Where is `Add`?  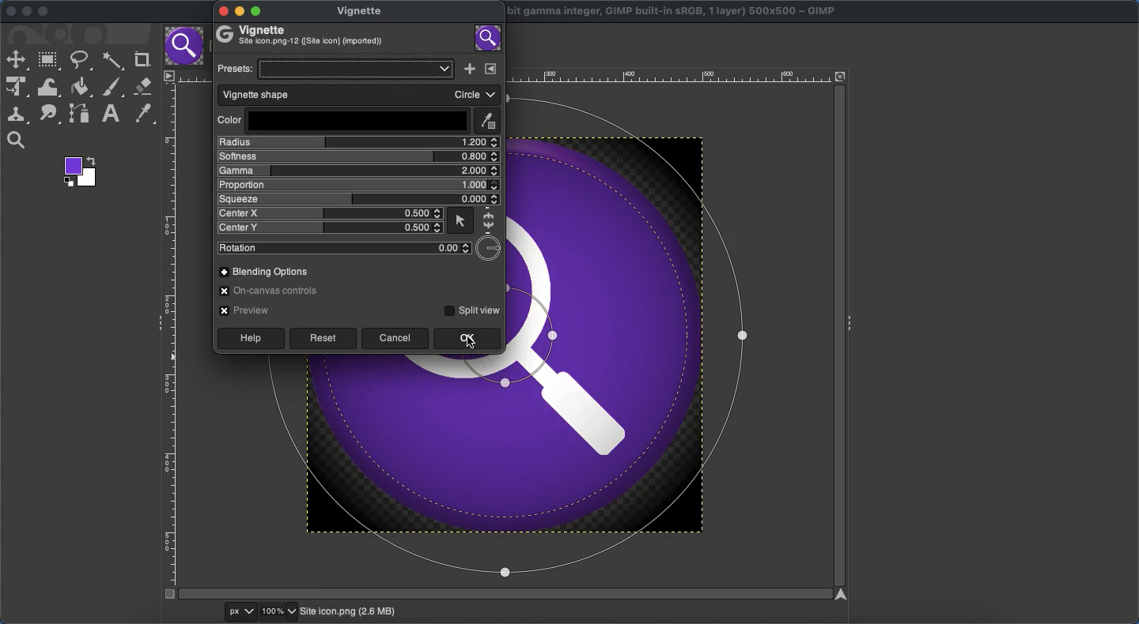 Add is located at coordinates (468, 69).